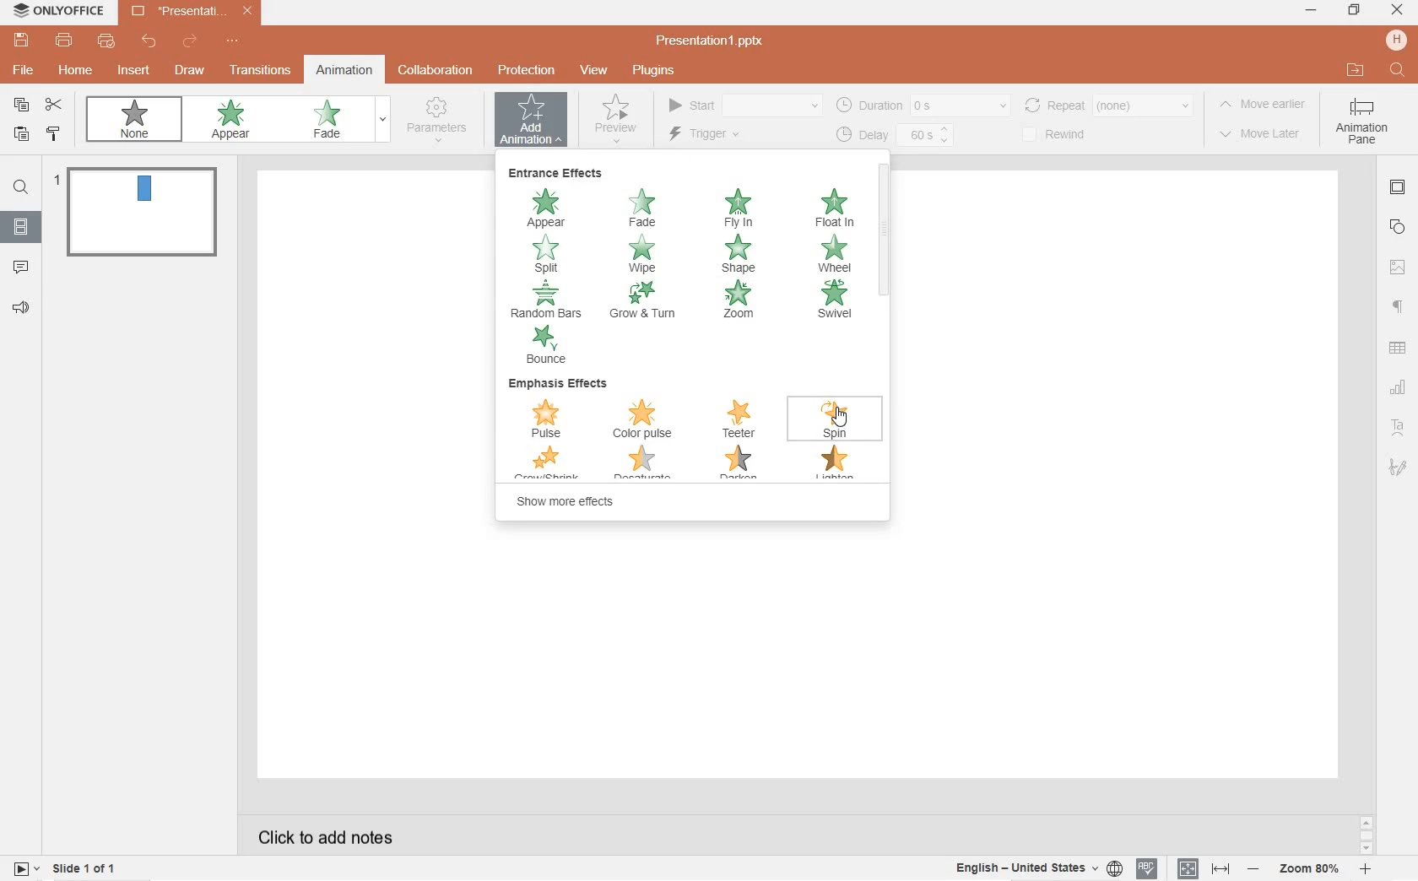 This screenshot has width=1418, height=881. What do you see at coordinates (641, 208) in the screenshot?
I see `fade` at bounding box center [641, 208].